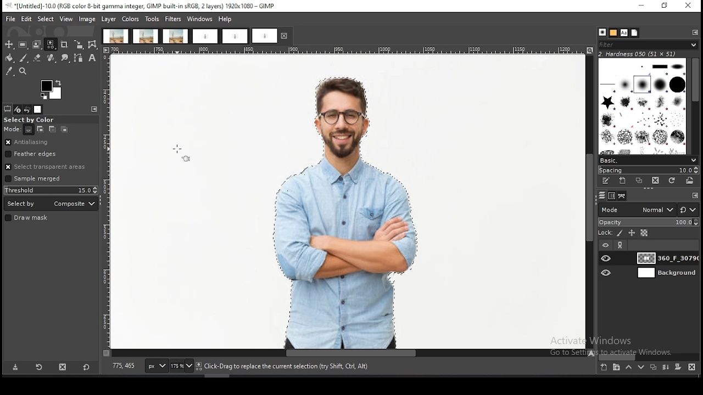 This screenshot has height=395, width=703. Describe the element at coordinates (613, 196) in the screenshot. I see `channels` at that location.